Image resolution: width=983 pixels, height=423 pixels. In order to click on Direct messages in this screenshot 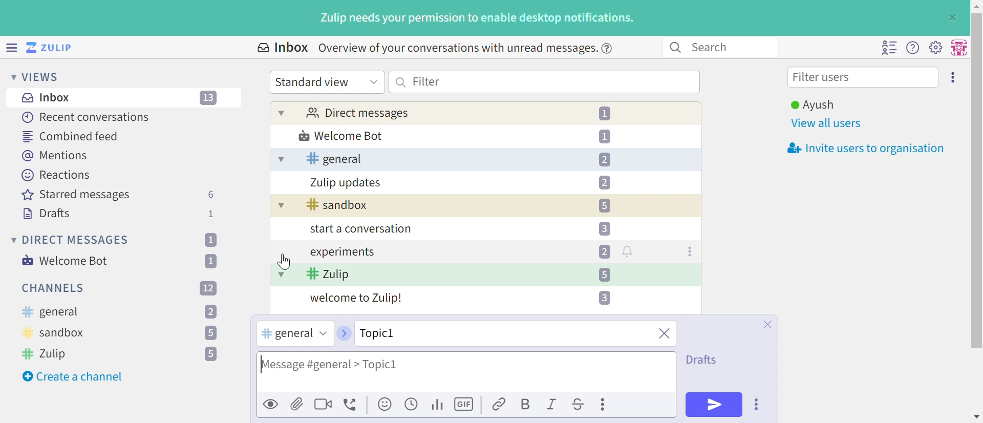, I will do `click(357, 114)`.